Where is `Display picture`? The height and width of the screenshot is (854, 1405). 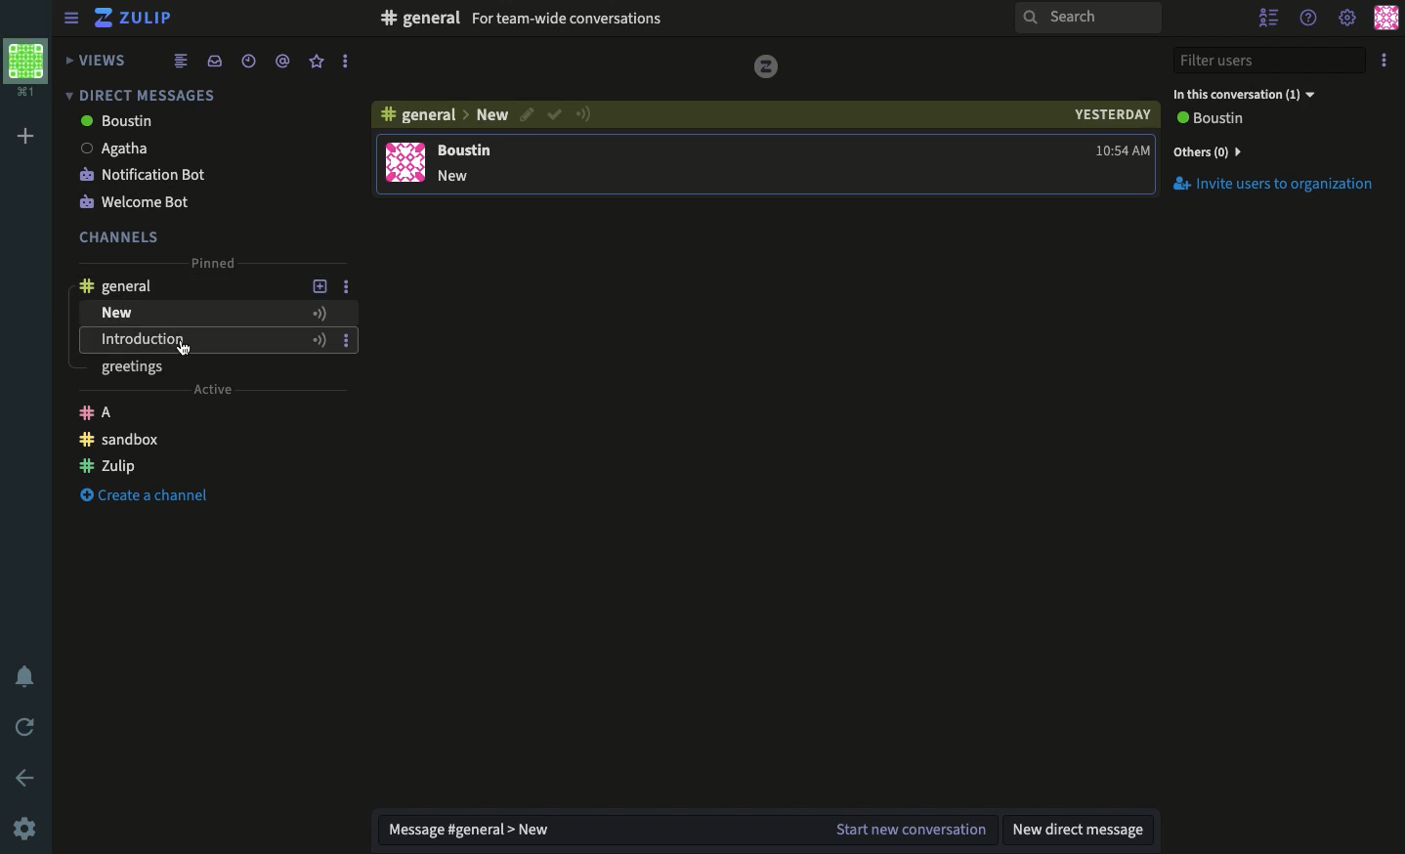
Display picture is located at coordinates (405, 162).